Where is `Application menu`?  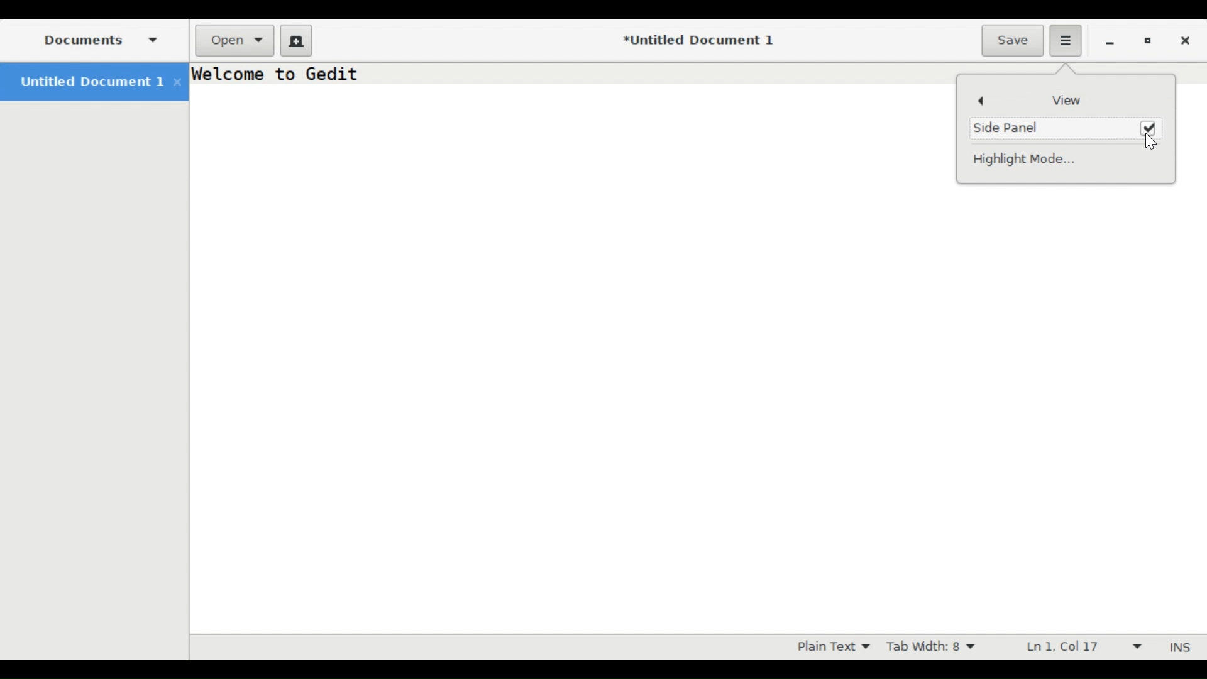 Application menu is located at coordinates (1066, 41).